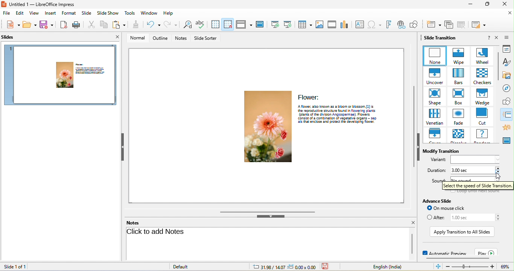 The image size is (514, 271). What do you see at coordinates (434, 117) in the screenshot?
I see `venetian` at bounding box center [434, 117].